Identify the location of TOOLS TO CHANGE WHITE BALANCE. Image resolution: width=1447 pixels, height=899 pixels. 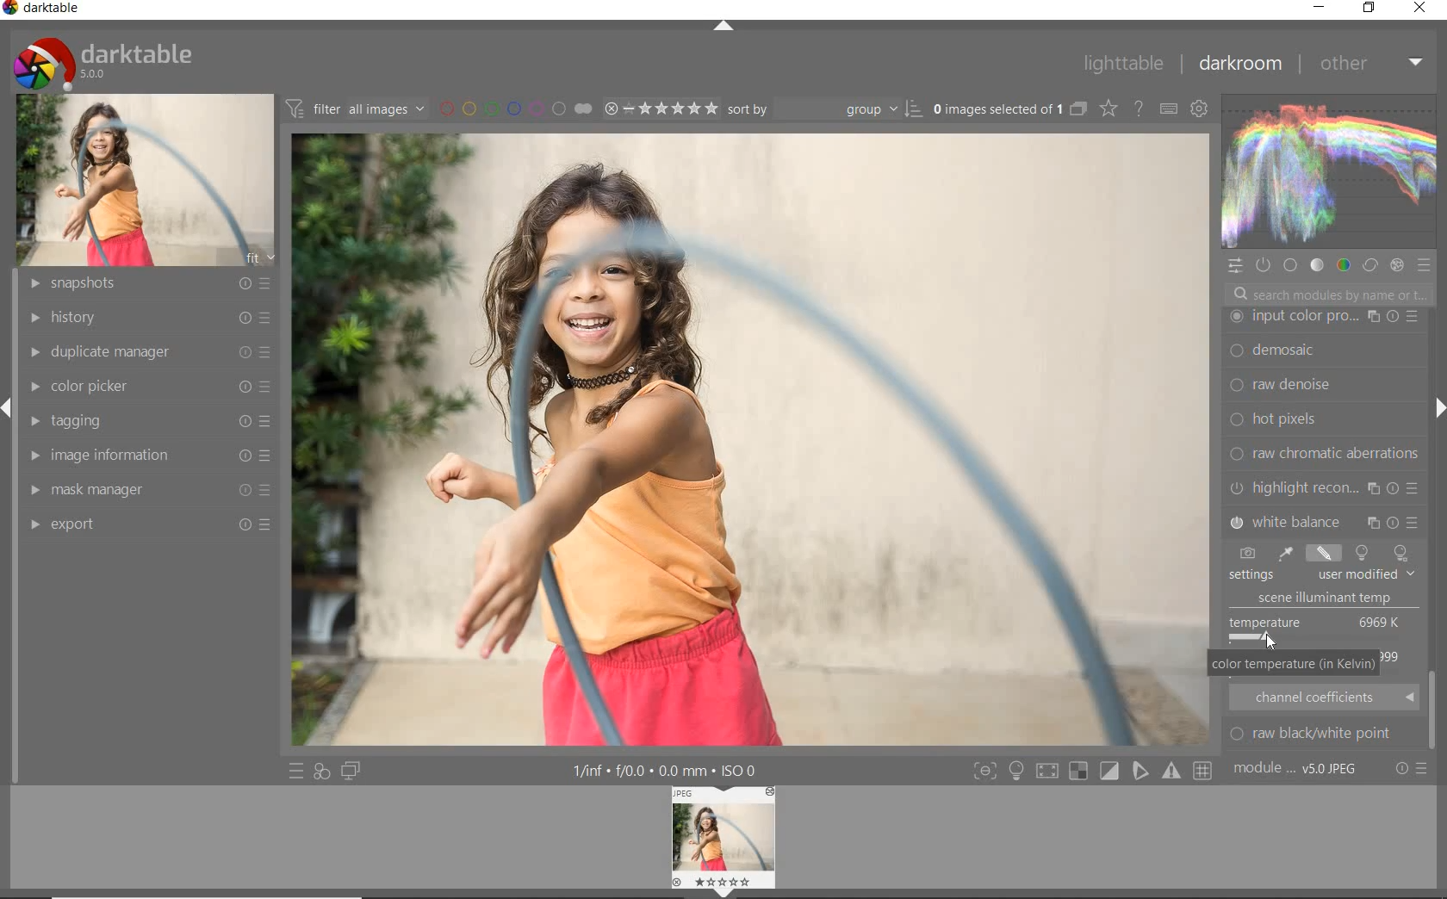
(1320, 553).